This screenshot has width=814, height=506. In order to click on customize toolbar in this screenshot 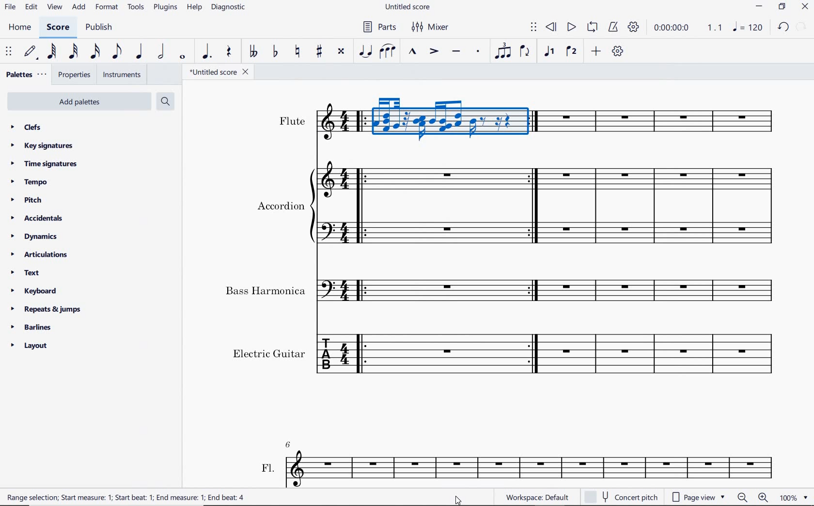, I will do `click(618, 51)`.